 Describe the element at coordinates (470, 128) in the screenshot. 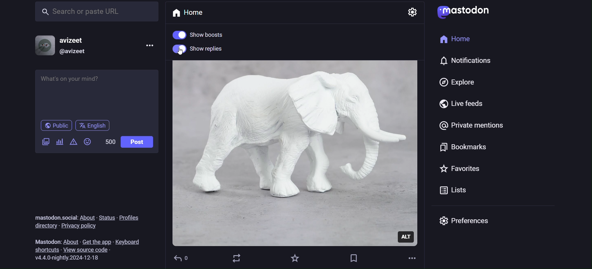

I see `private mentions` at that location.